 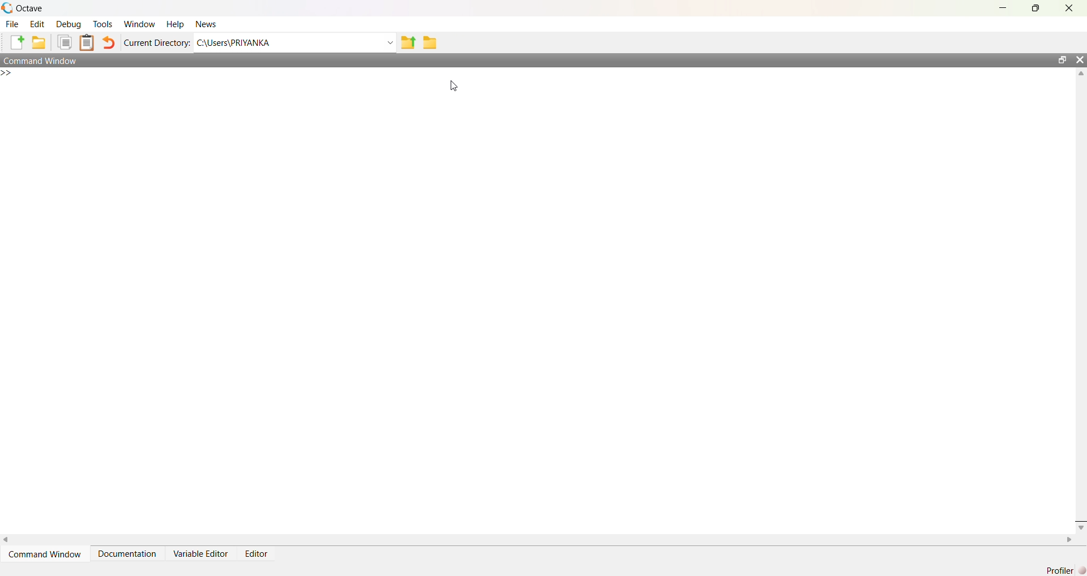 I want to click on Tools, so click(x=105, y=25).